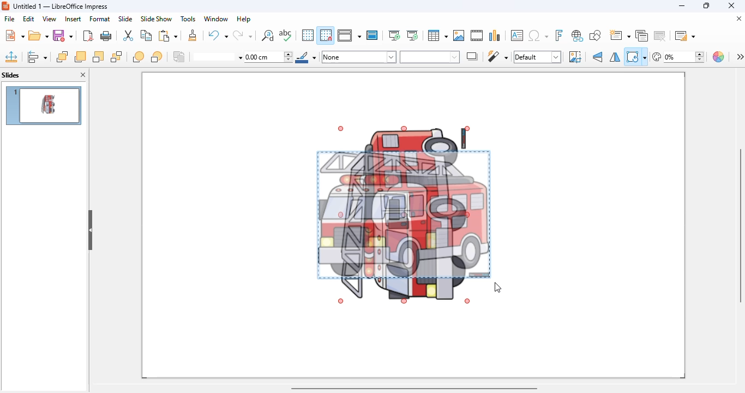 The width and height of the screenshot is (745, 393). What do you see at coordinates (459, 35) in the screenshot?
I see `insert image` at bounding box center [459, 35].